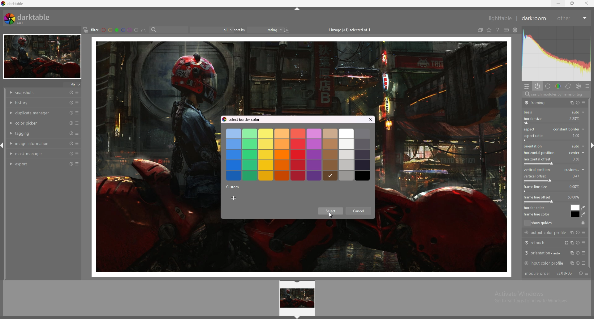 This screenshot has height=319, width=594. What do you see at coordinates (554, 262) in the screenshot?
I see `input color profile` at bounding box center [554, 262].